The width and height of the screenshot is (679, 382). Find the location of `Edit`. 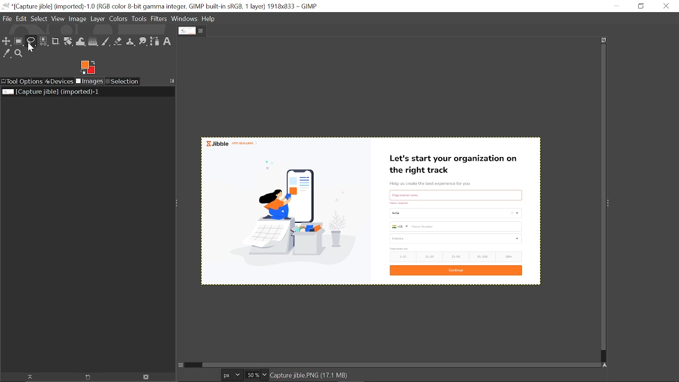

Edit is located at coordinates (22, 19).